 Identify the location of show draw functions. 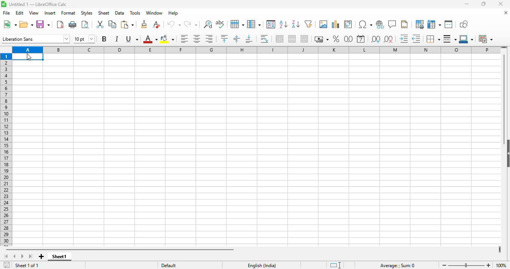
(463, 24).